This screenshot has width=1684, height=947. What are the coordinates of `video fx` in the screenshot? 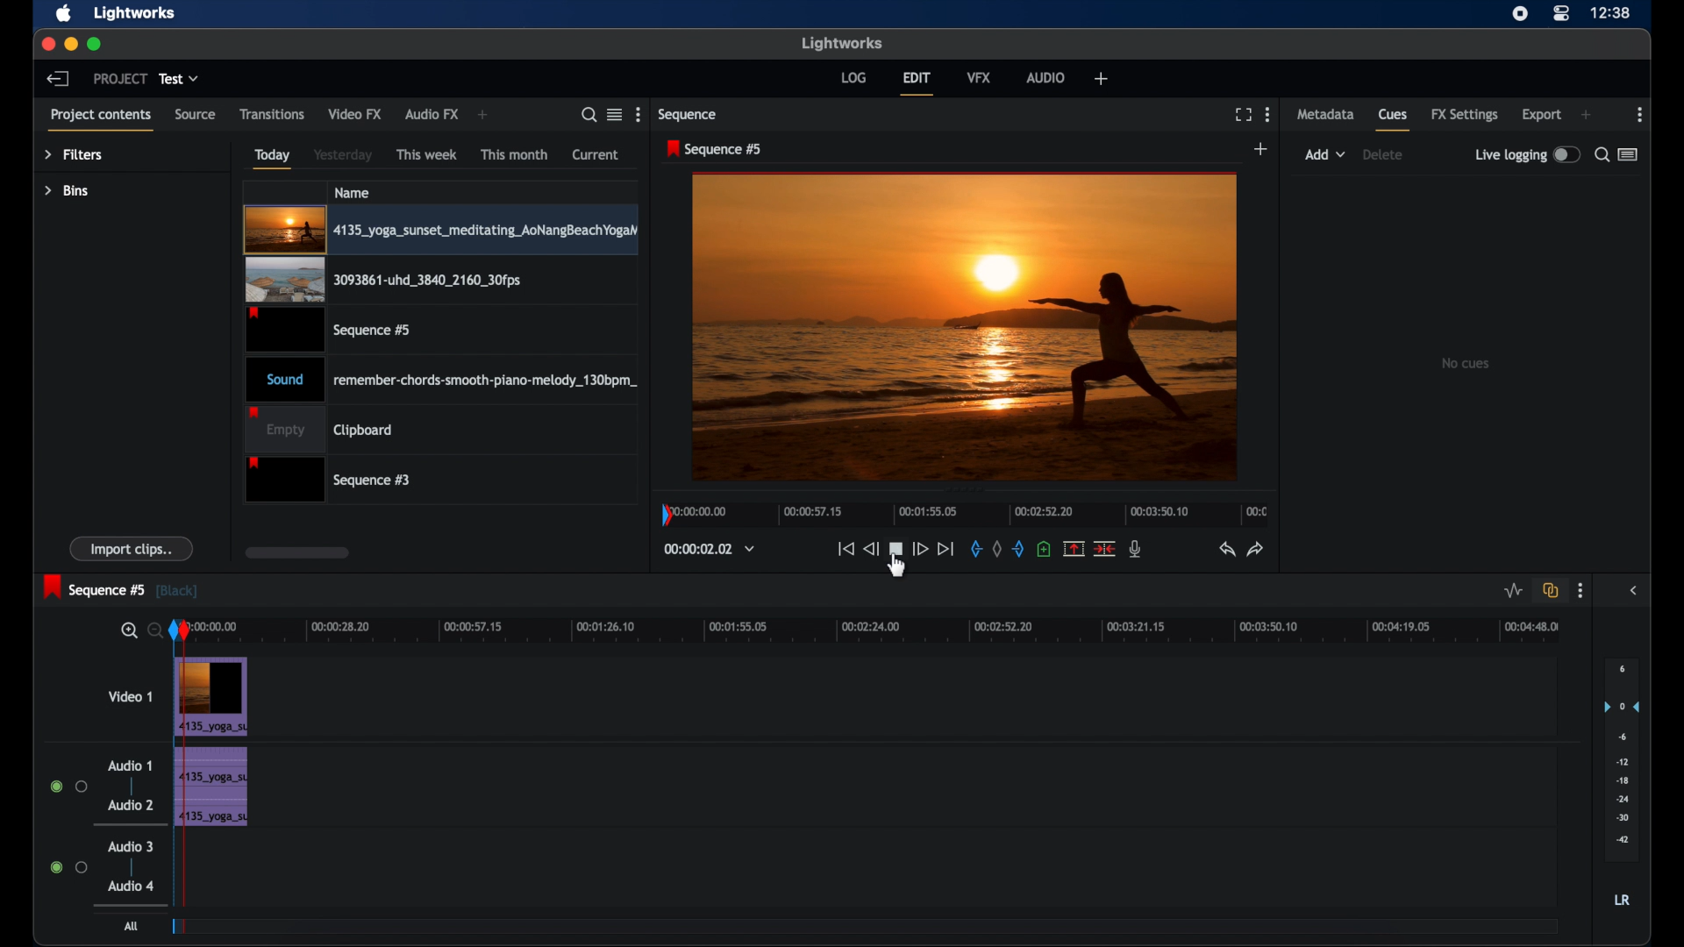 It's located at (356, 114).